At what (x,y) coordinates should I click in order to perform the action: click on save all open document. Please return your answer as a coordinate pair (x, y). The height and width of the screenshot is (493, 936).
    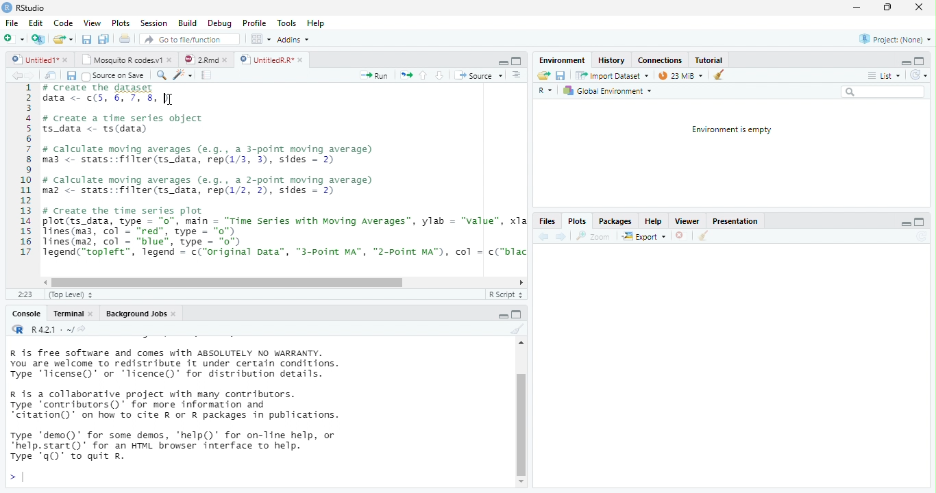
    Looking at the image, I should click on (86, 39).